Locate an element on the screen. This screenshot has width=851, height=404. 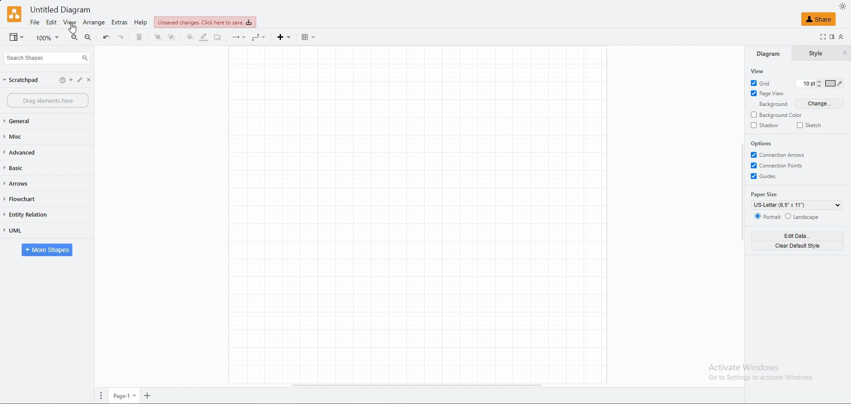
fill color is located at coordinates (189, 38).